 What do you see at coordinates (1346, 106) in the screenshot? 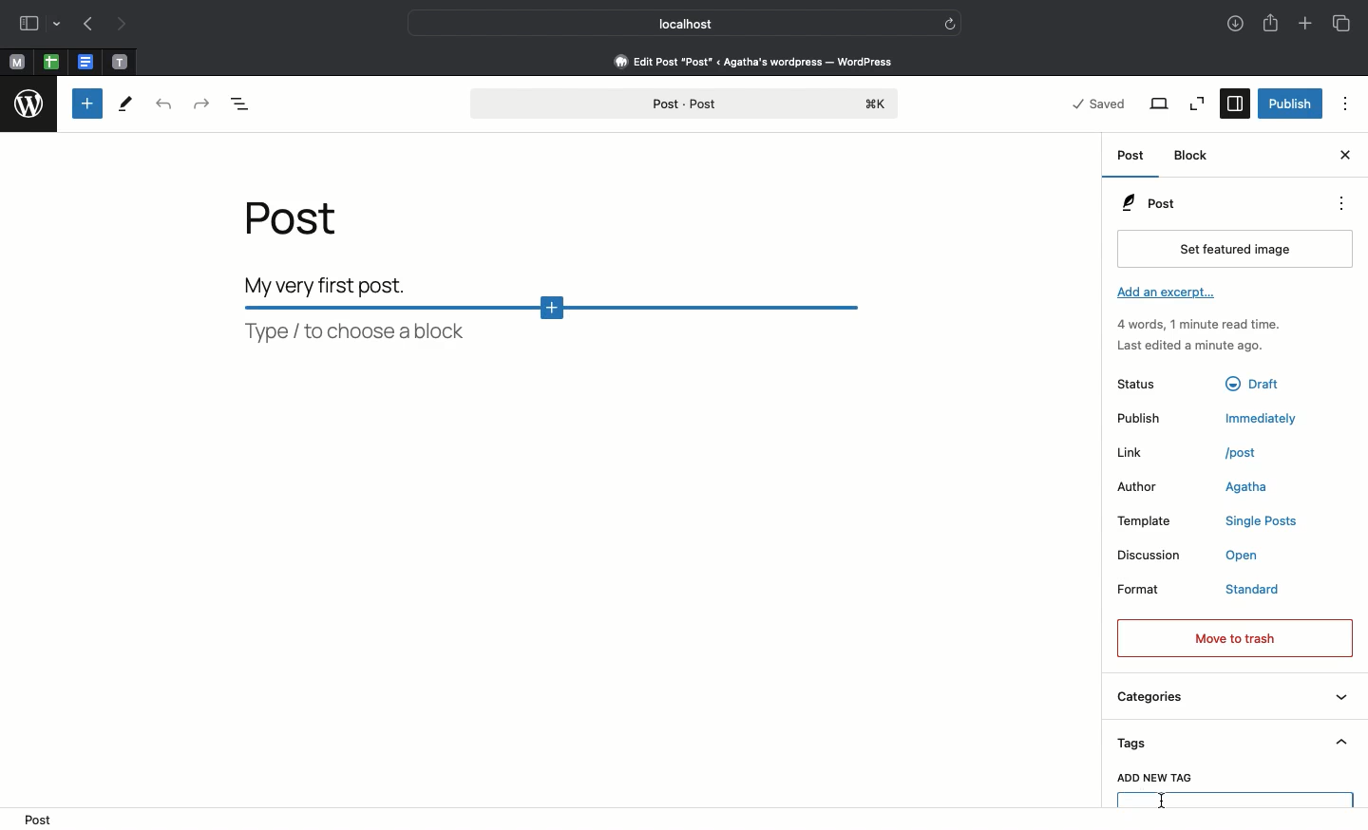
I see `Options` at bounding box center [1346, 106].